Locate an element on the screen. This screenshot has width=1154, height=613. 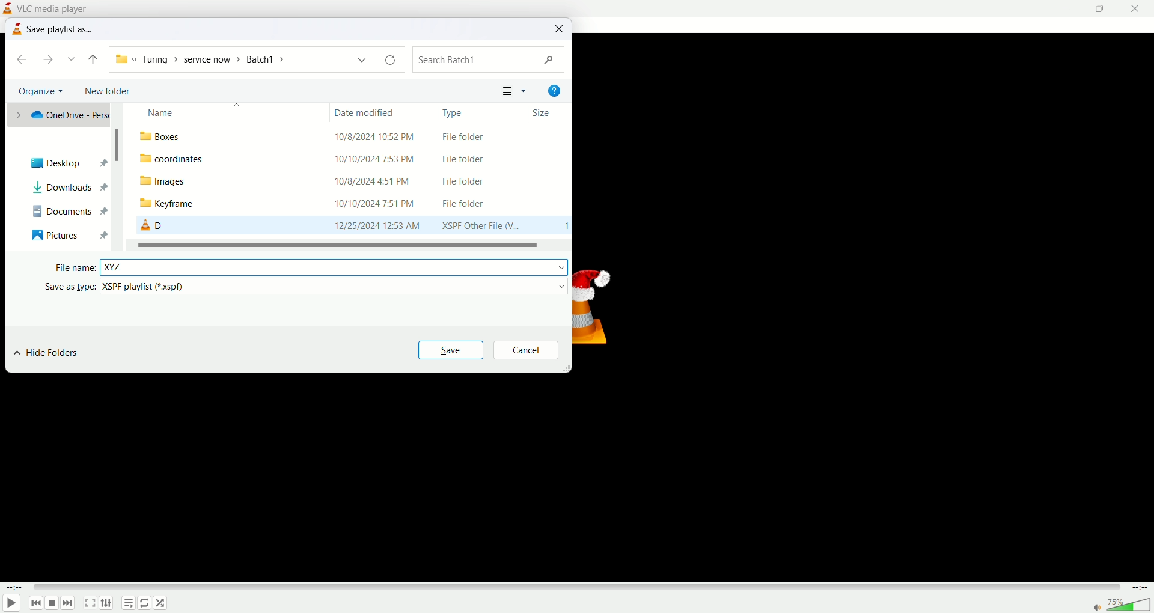
documents is located at coordinates (54, 209).